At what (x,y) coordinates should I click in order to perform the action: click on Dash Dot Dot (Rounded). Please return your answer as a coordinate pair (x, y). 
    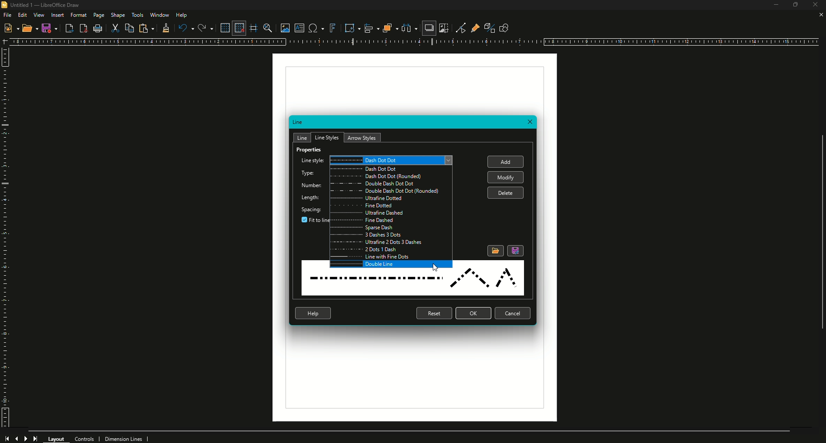
    Looking at the image, I should click on (391, 177).